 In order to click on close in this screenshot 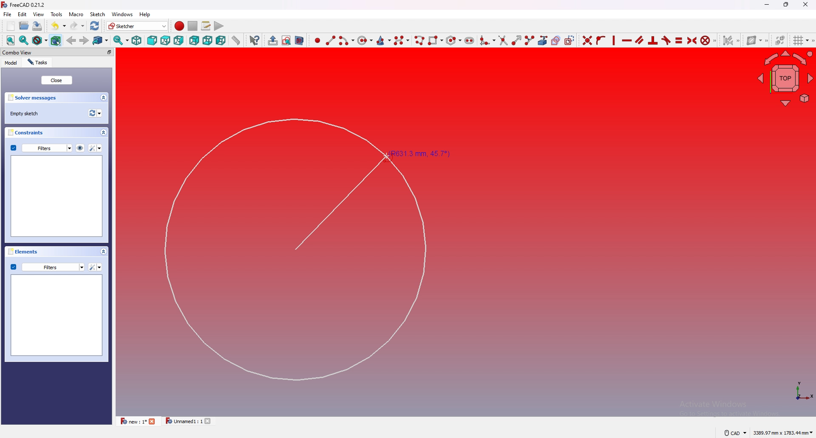, I will do `click(210, 421)`.